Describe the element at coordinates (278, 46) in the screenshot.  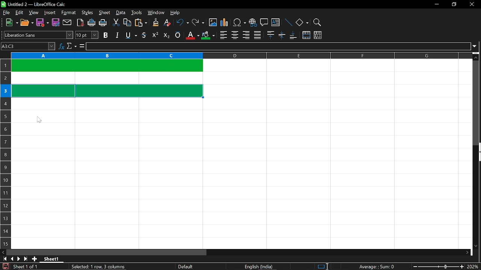
I see `input line` at that location.